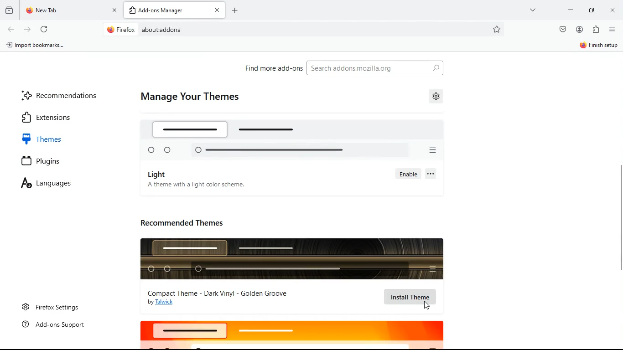  What do you see at coordinates (45, 30) in the screenshot?
I see `refresh` at bounding box center [45, 30].